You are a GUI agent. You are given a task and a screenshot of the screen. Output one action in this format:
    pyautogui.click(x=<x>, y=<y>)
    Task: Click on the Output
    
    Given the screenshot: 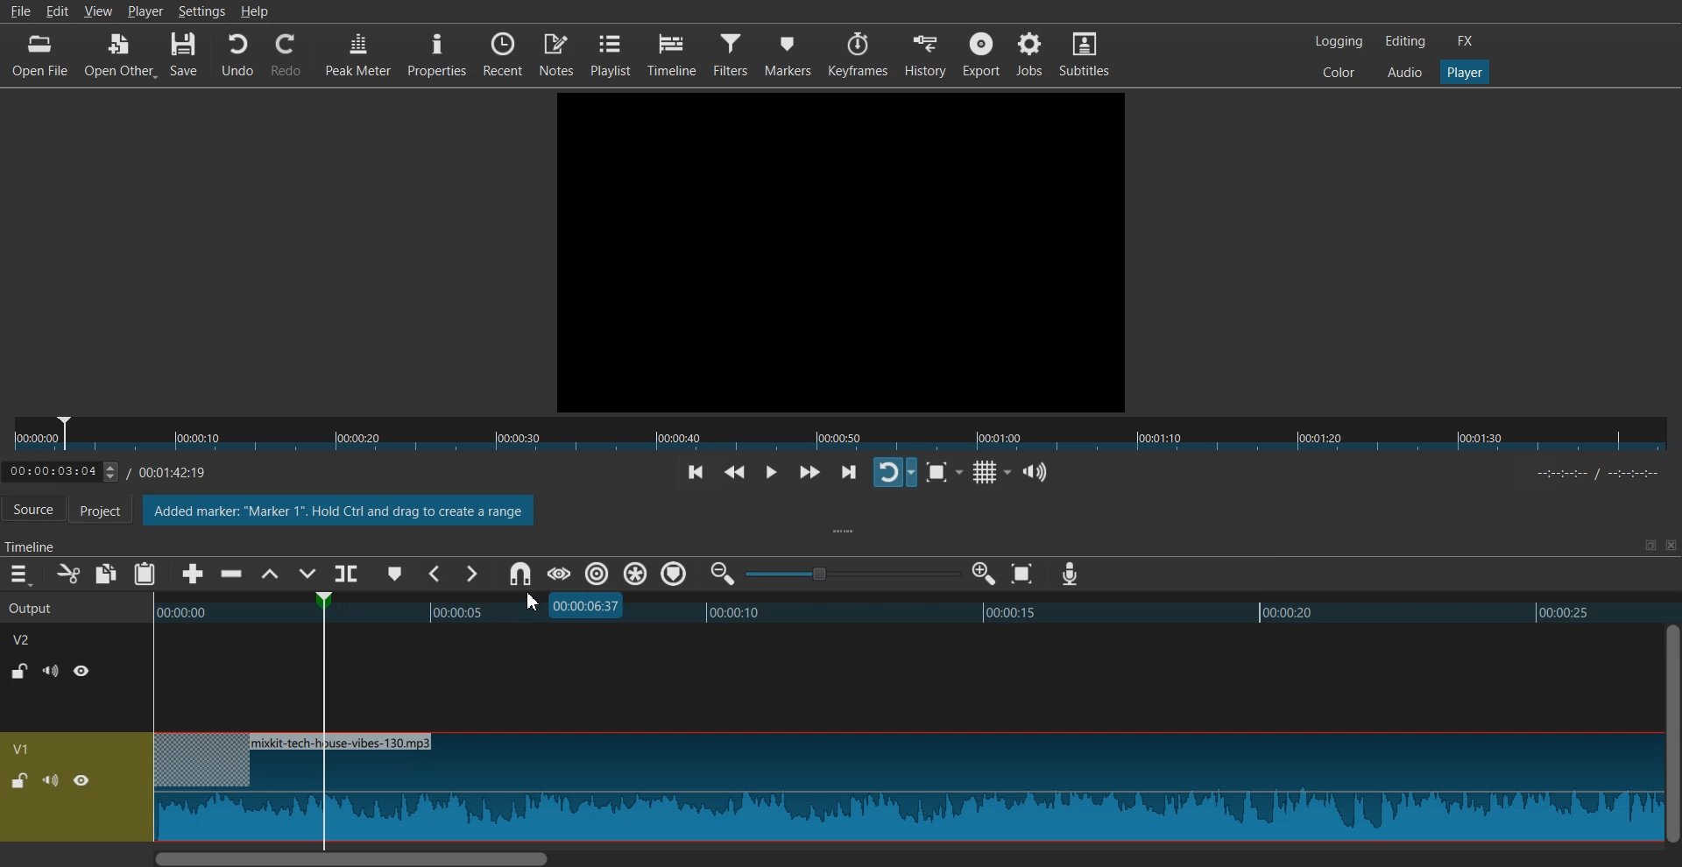 What is the action you would take?
    pyautogui.click(x=54, y=606)
    